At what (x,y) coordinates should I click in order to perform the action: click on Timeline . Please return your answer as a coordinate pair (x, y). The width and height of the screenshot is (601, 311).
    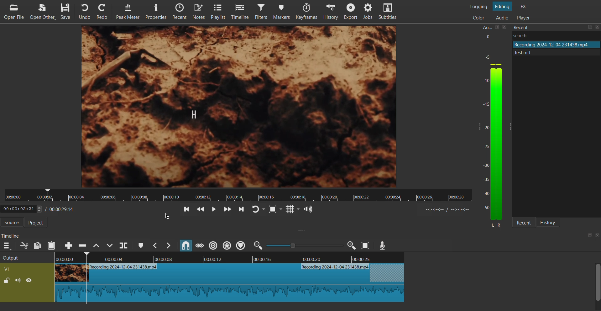
    Looking at the image, I should click on (12, 235).